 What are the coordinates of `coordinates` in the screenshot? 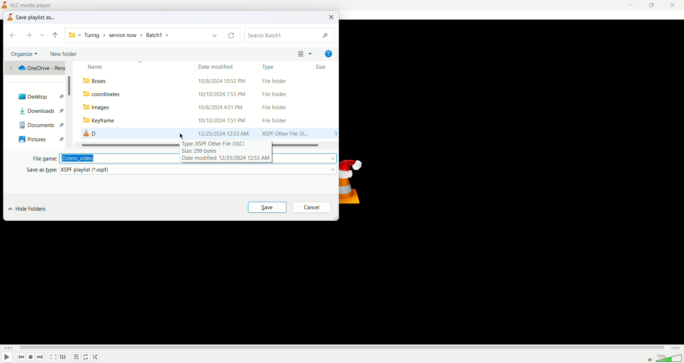 It's located at (103, 94).